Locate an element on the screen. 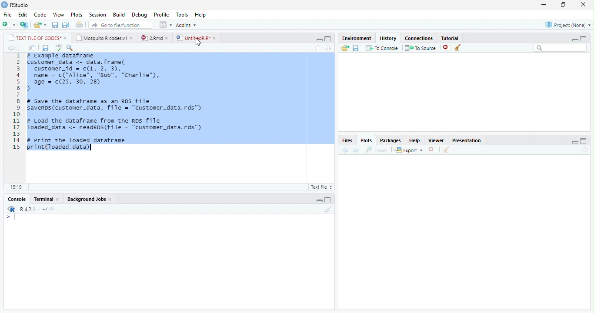 The height and width of the screenshot is (313, 594). open folder is located at coordinates (345, 48).